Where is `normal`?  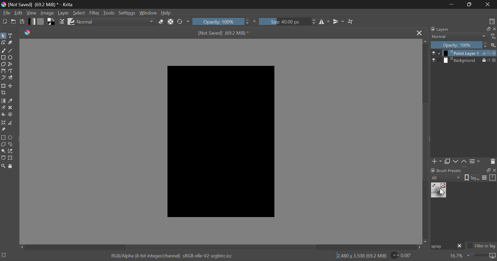 normal is located at coordinates (116, 22).